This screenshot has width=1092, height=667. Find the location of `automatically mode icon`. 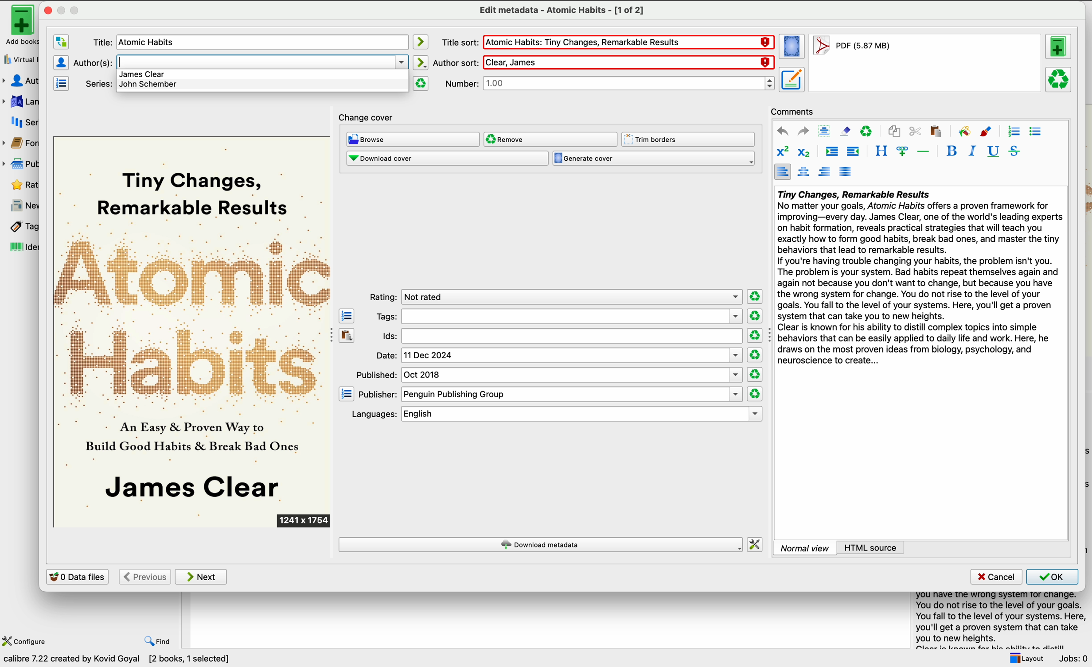

automatically mode icon is located at coordinates (422, 42).